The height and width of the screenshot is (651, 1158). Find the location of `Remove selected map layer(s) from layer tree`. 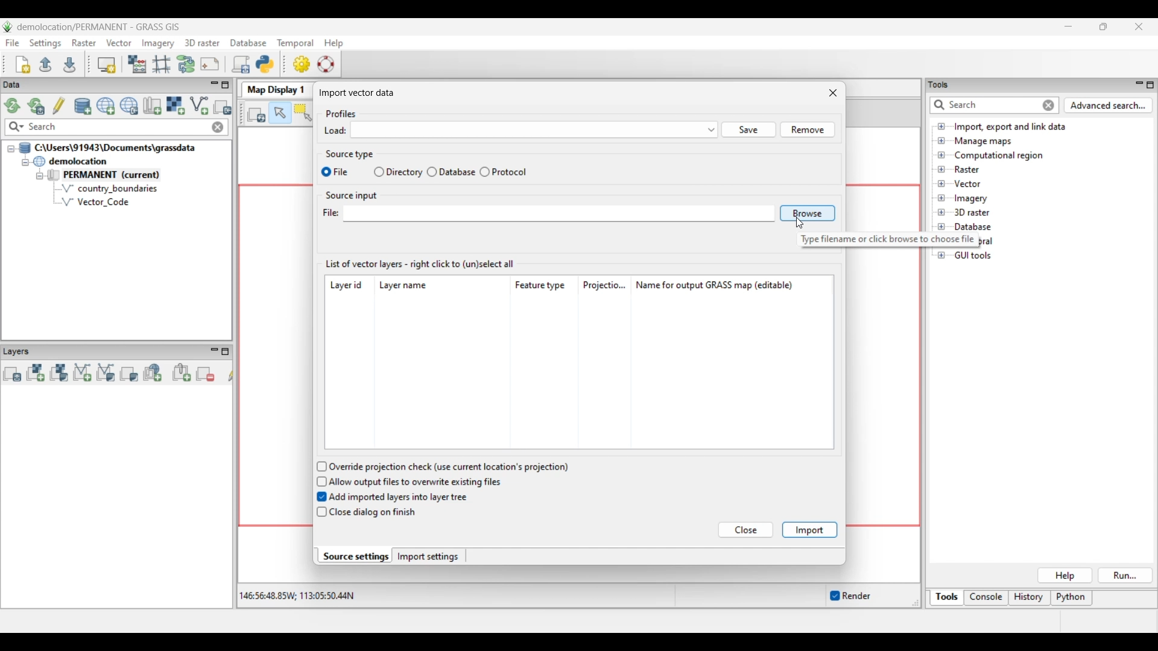

Remove selected map layer(s) from layer tree is located at coordinates (206, 373).